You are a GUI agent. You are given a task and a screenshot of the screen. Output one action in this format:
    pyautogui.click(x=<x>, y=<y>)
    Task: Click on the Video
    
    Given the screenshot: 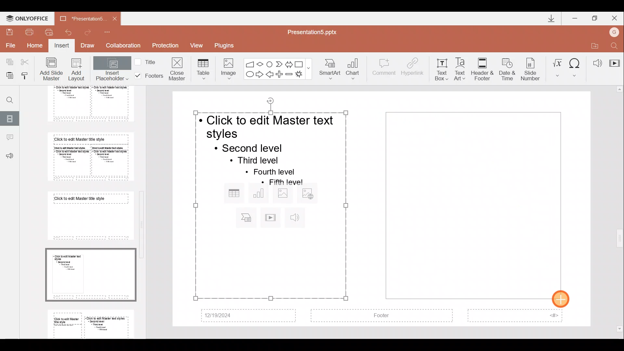 What is the action you would take?
    pyautogui.click(x=614, y=60)
    